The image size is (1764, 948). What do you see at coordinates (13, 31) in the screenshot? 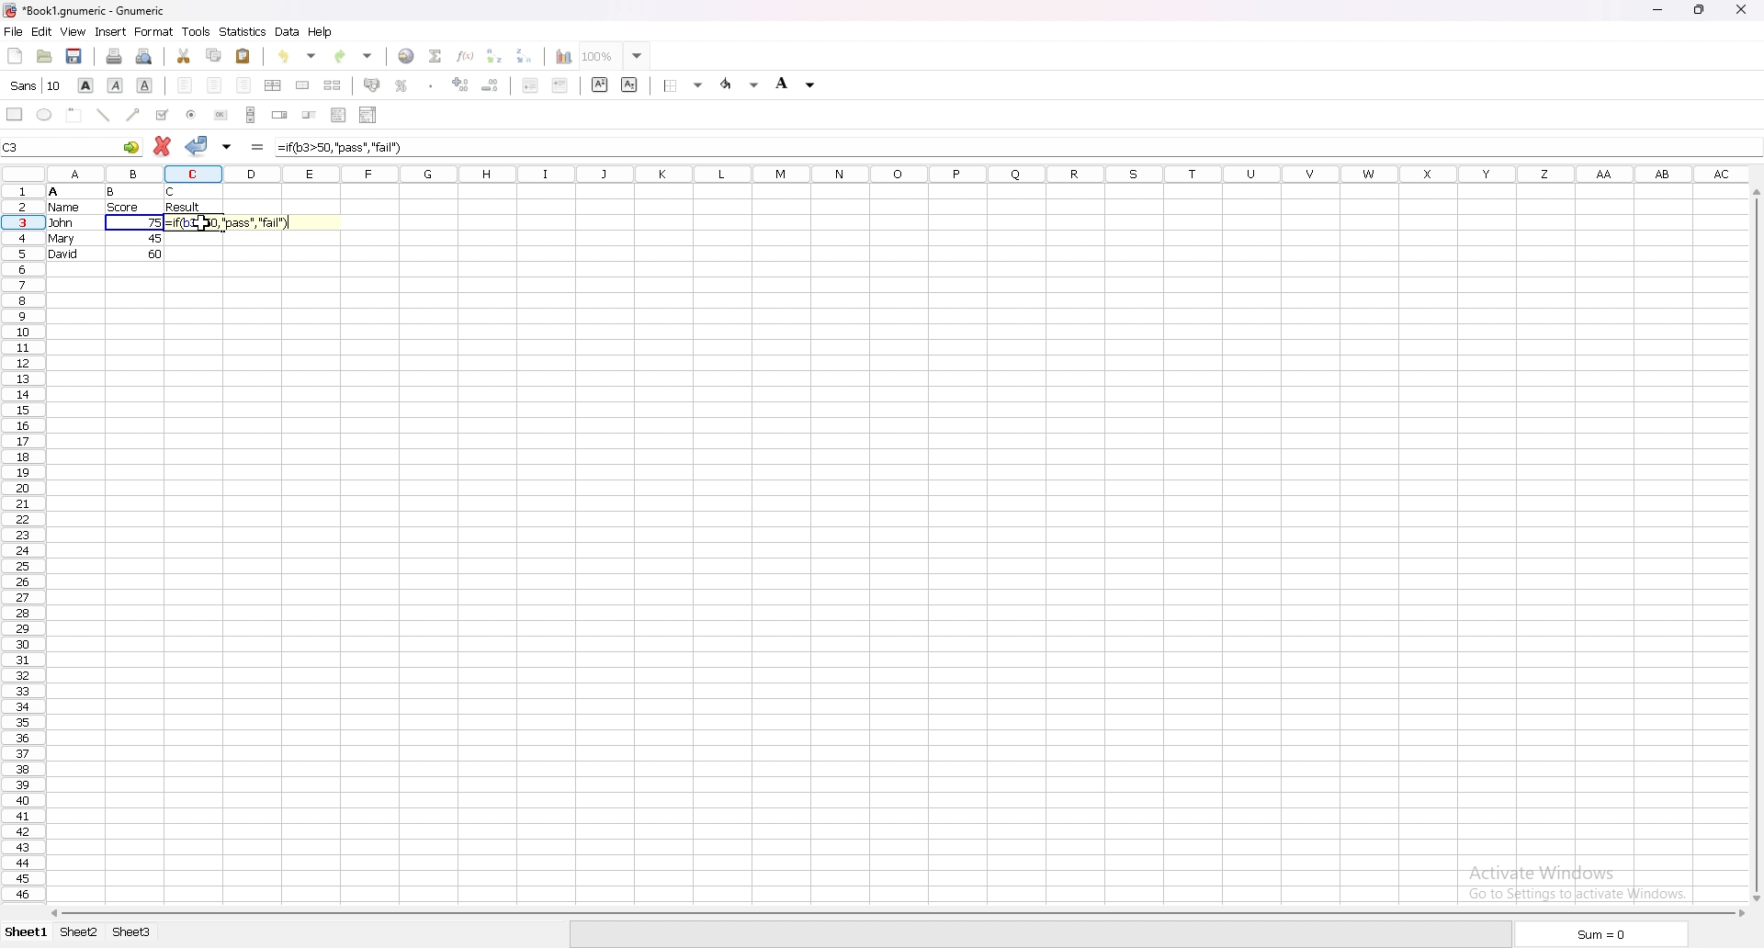
I see `file` at bounding box center [13, 31].